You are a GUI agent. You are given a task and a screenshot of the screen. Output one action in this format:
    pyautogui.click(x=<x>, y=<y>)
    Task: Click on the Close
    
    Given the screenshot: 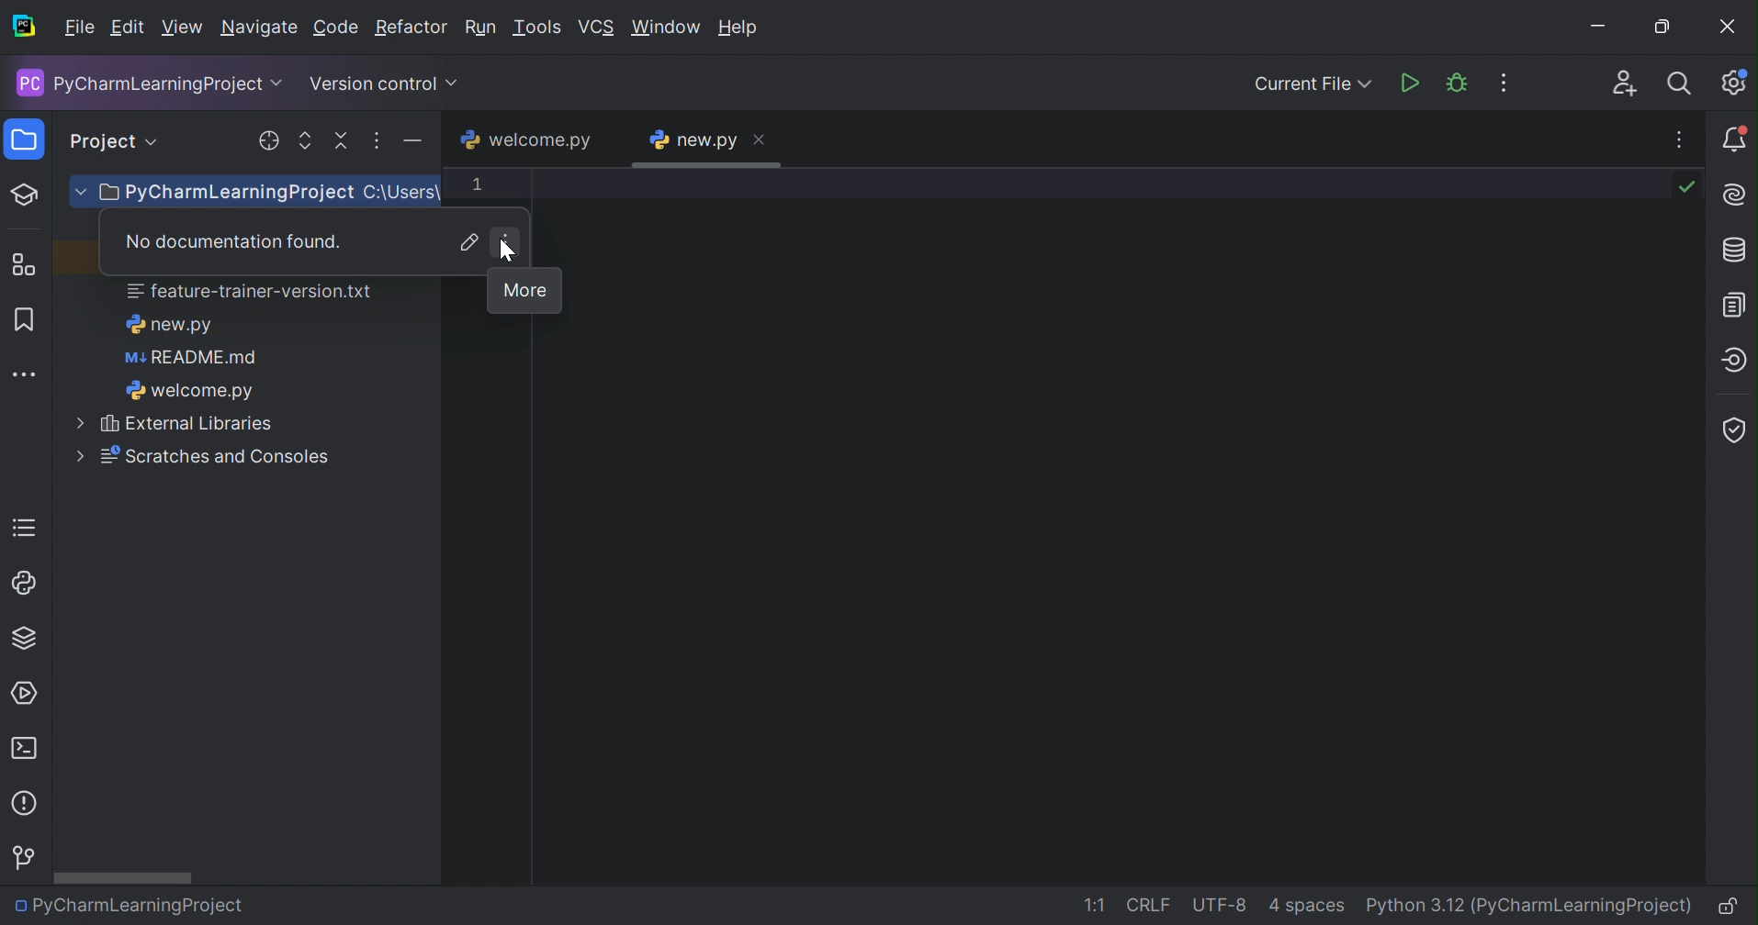 What is the action you would take?
    pyautogui.click(x=1730, y=28)
    